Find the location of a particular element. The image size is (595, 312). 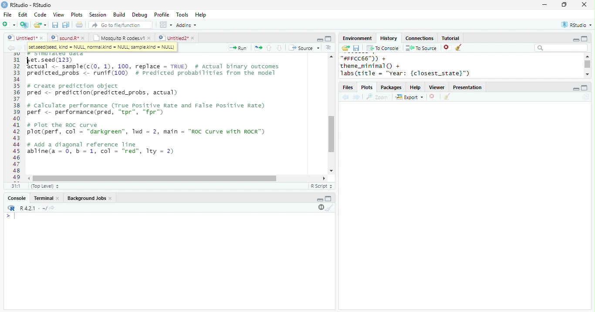

terminal is located at coordinates (42, 199).